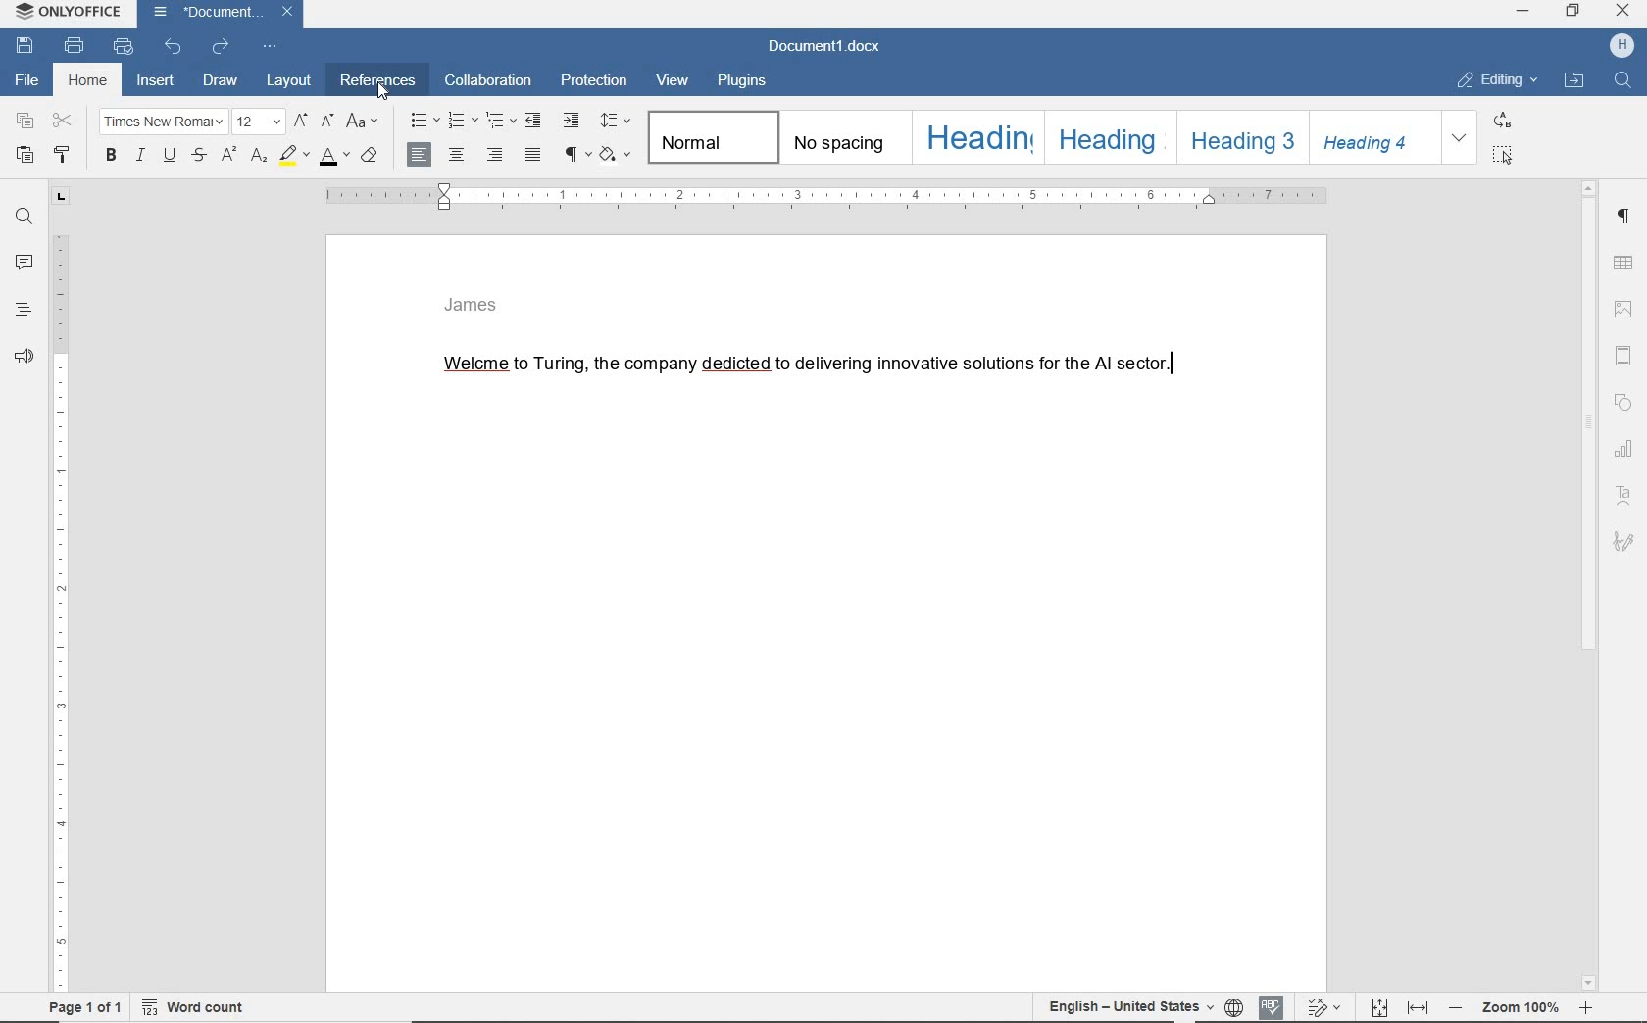  What do you see at coordinates (24, 219) in the screenshot?
I see `find and replace` at bounding box center [24, 219].